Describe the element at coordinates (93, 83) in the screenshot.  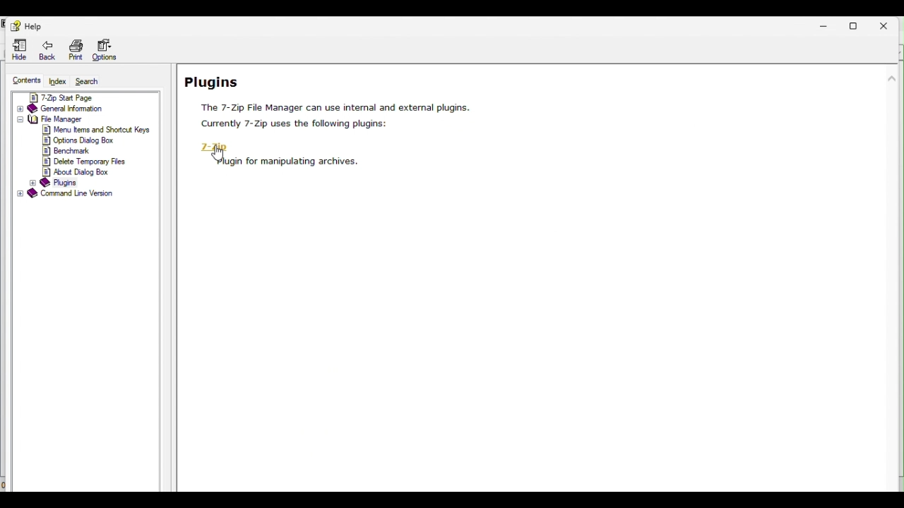
I see `search` at that location.